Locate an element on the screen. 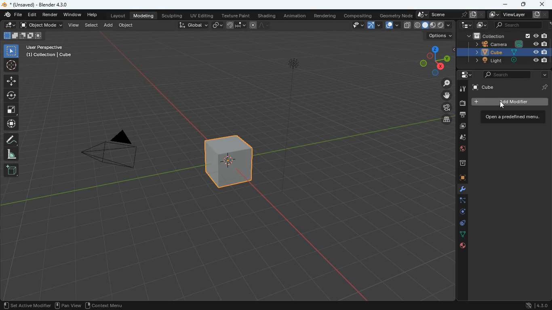 This screenshot has height=310, width=552. camera is located at coordinates (117, 152).